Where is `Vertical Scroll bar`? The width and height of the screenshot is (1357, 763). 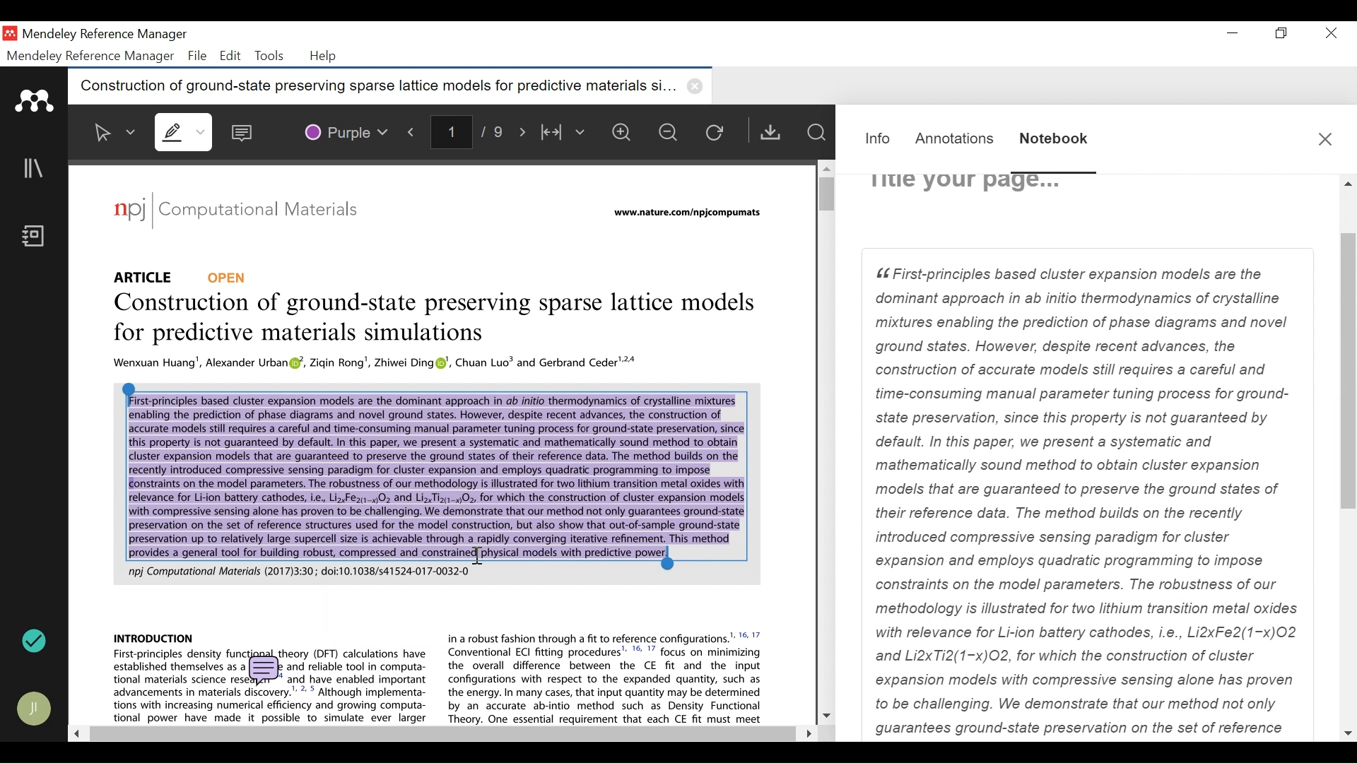
Vertical Scroll bar is located at coordinates (822, 193).